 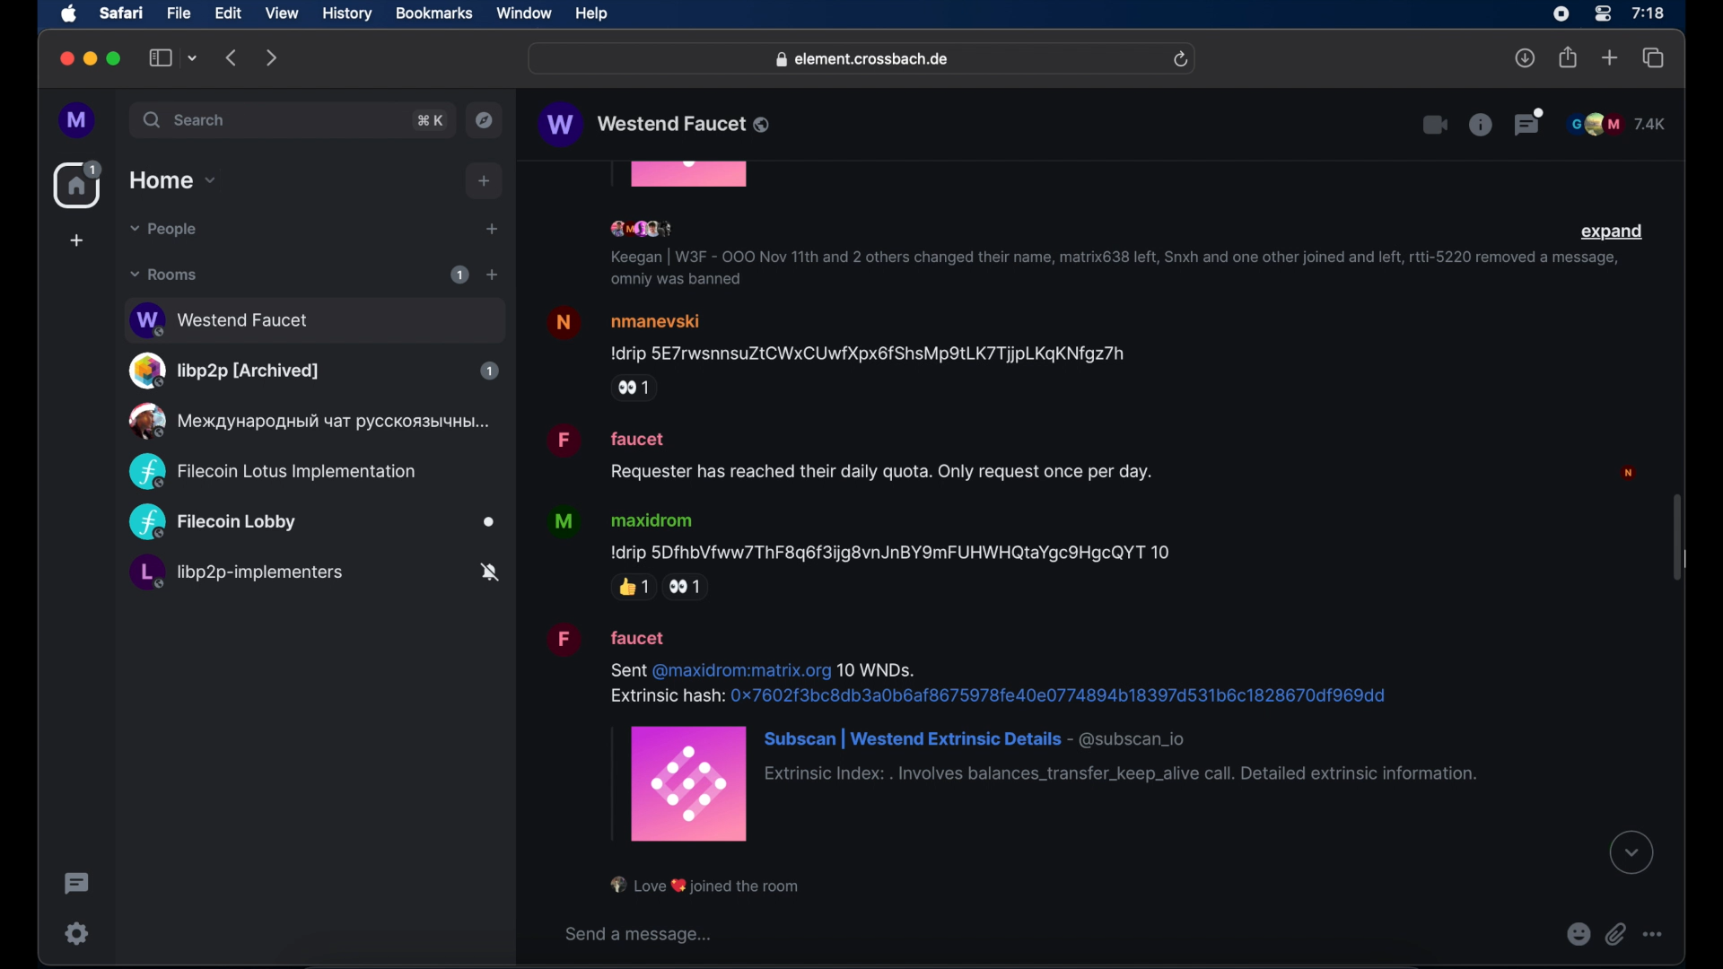 What do you see at coordinates (1480, 124) in the screenshot?
I see `room info` at bounding box center [1480, 124].